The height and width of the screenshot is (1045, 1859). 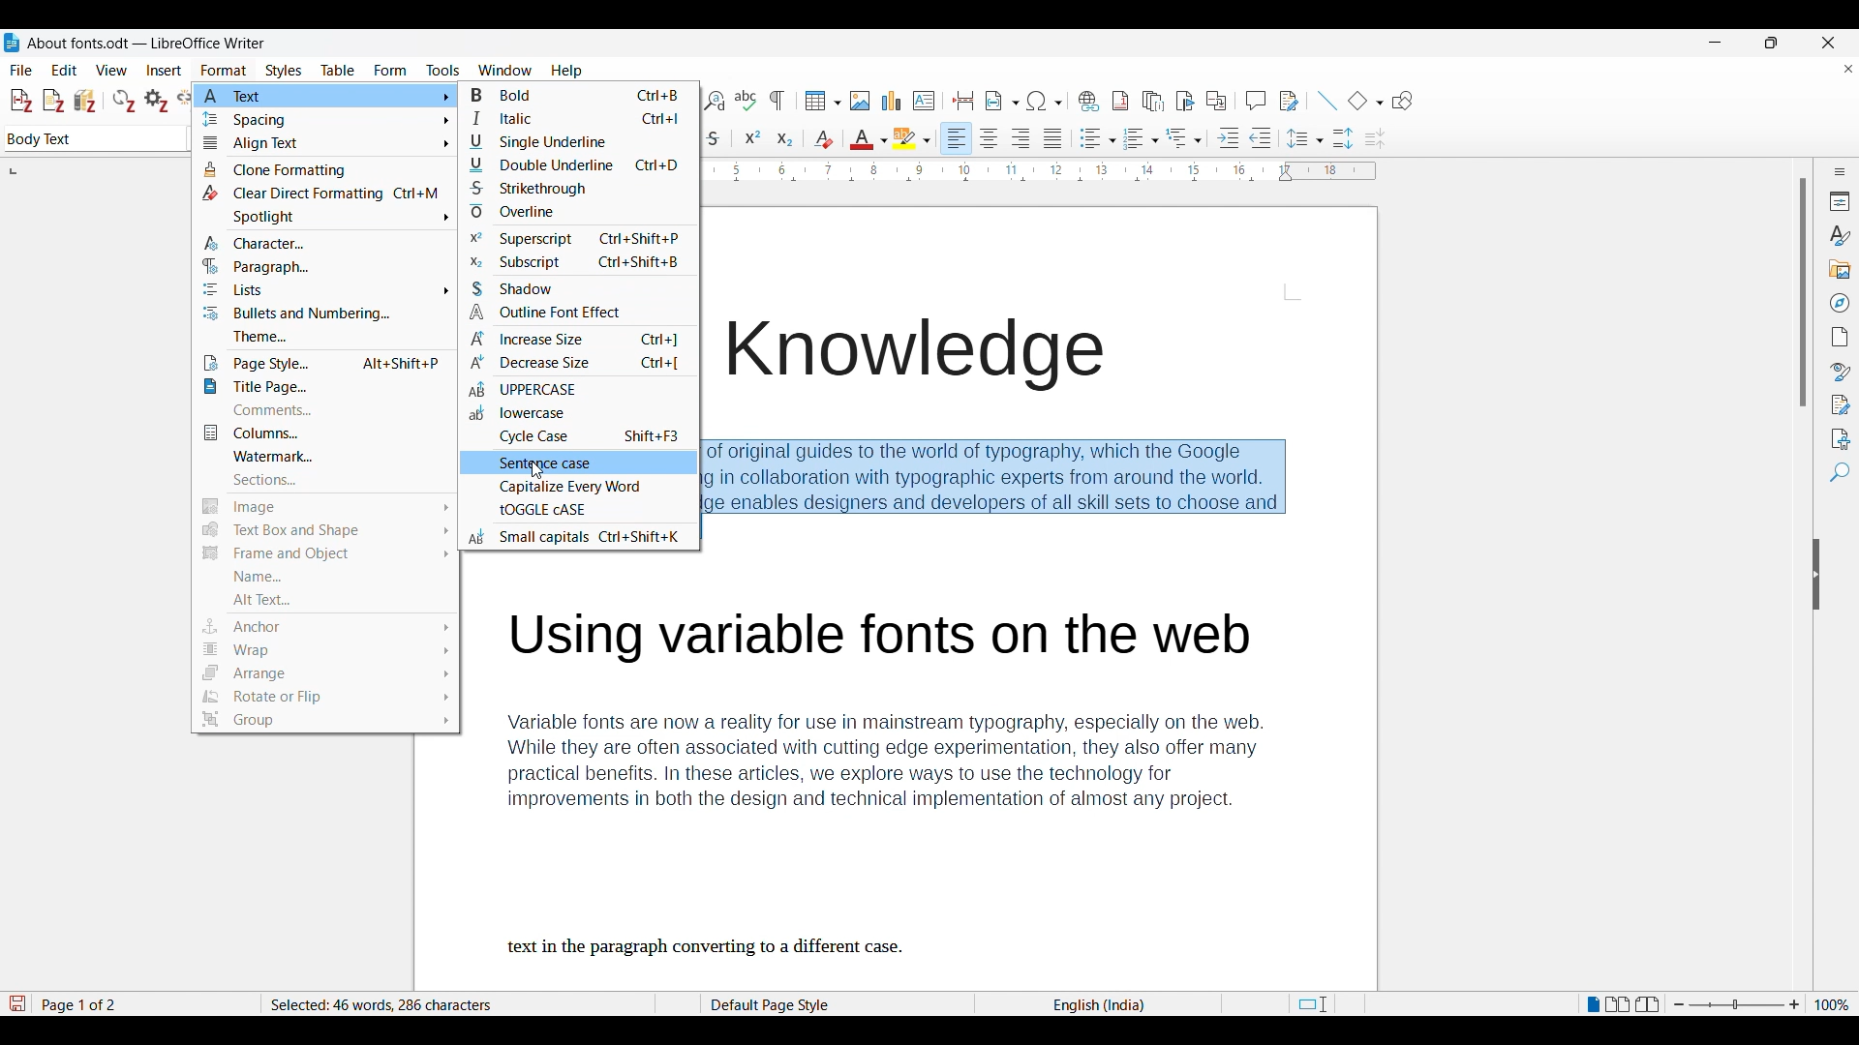 I want to click on Ordered list, so click(x=1142, y=138).